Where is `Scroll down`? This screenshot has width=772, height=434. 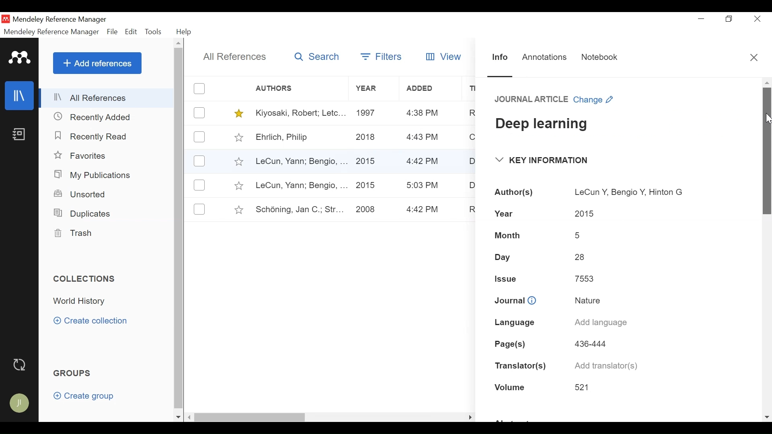 Scroll down is located at coordinates (766, 415).